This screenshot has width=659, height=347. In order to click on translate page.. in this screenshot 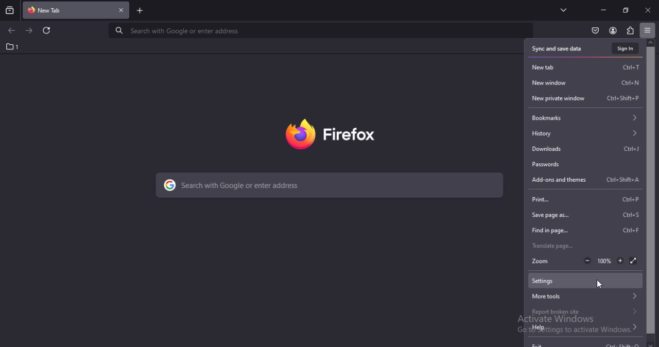, I will do `click(559, 245)`.